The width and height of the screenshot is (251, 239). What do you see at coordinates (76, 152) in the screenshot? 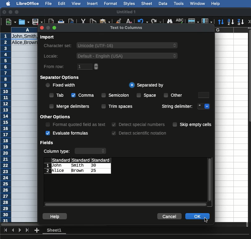
I see `Column type` at bounding box center [76, 152].